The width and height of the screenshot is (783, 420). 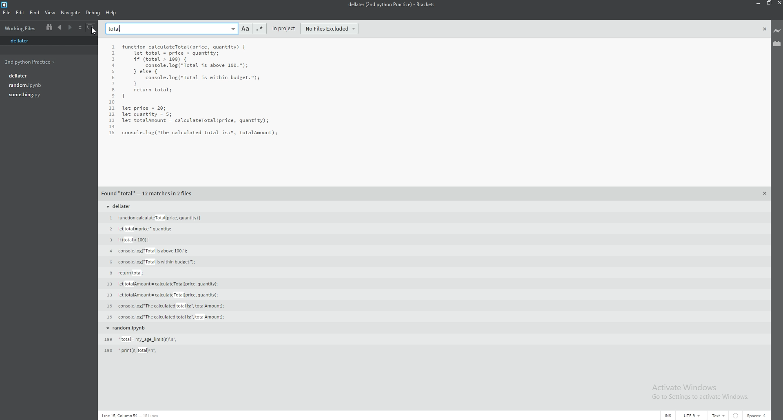 I want to click on minimize, so click(x=757, y=3).